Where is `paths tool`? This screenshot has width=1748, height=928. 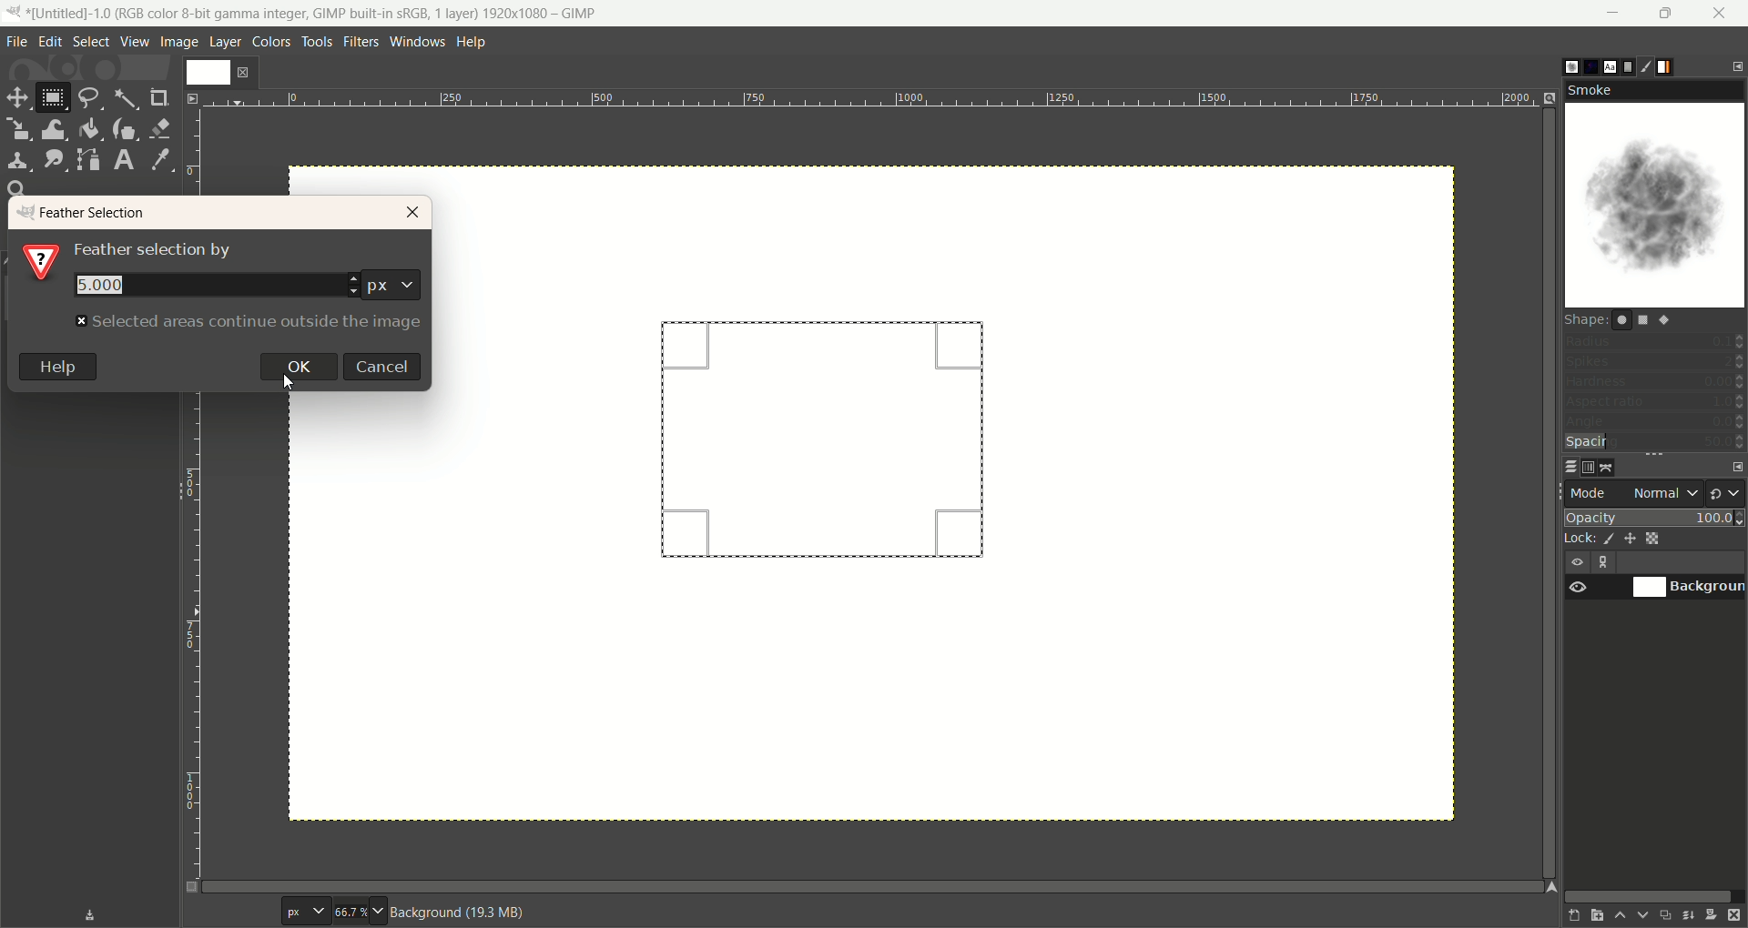 paths tool is located at coordinates (87, 159).